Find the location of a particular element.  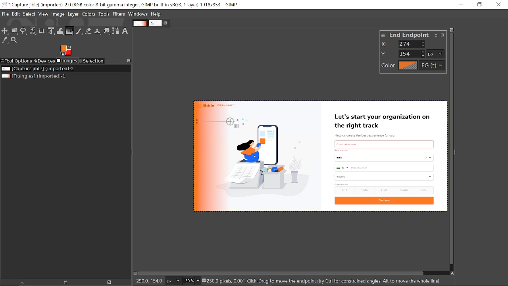

Current tab is located at coordinates (156, 23).